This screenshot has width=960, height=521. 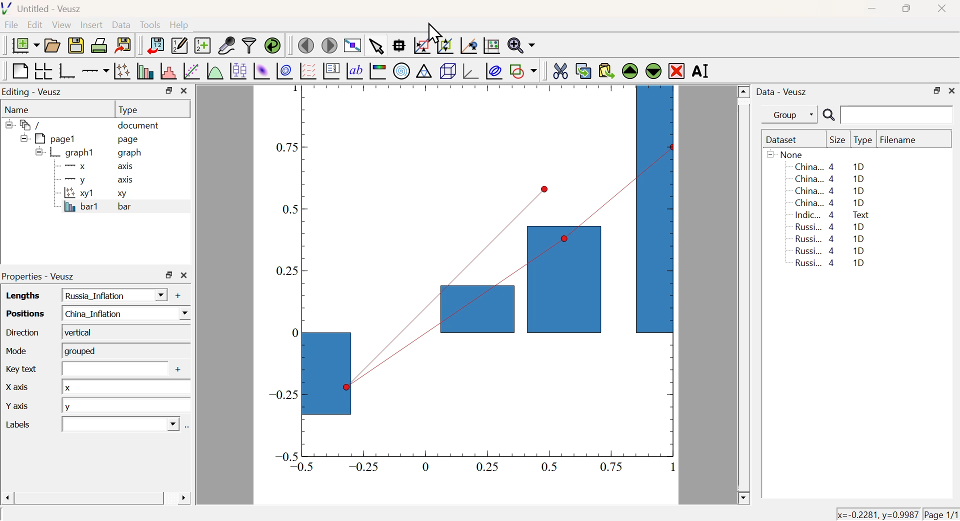 What do you see at coordinates (95, 72) in the screenshot?
I see `Add an axis to a plot` at bounding box center [95, 72].